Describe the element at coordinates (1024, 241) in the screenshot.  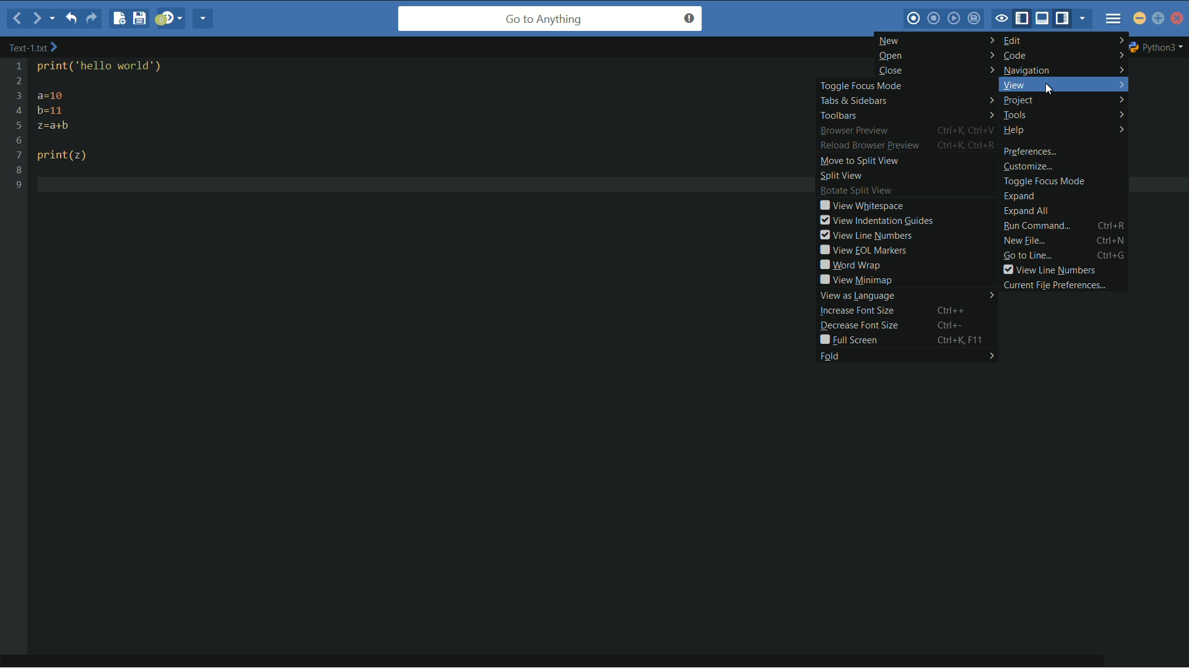
I see `new file` at that location.